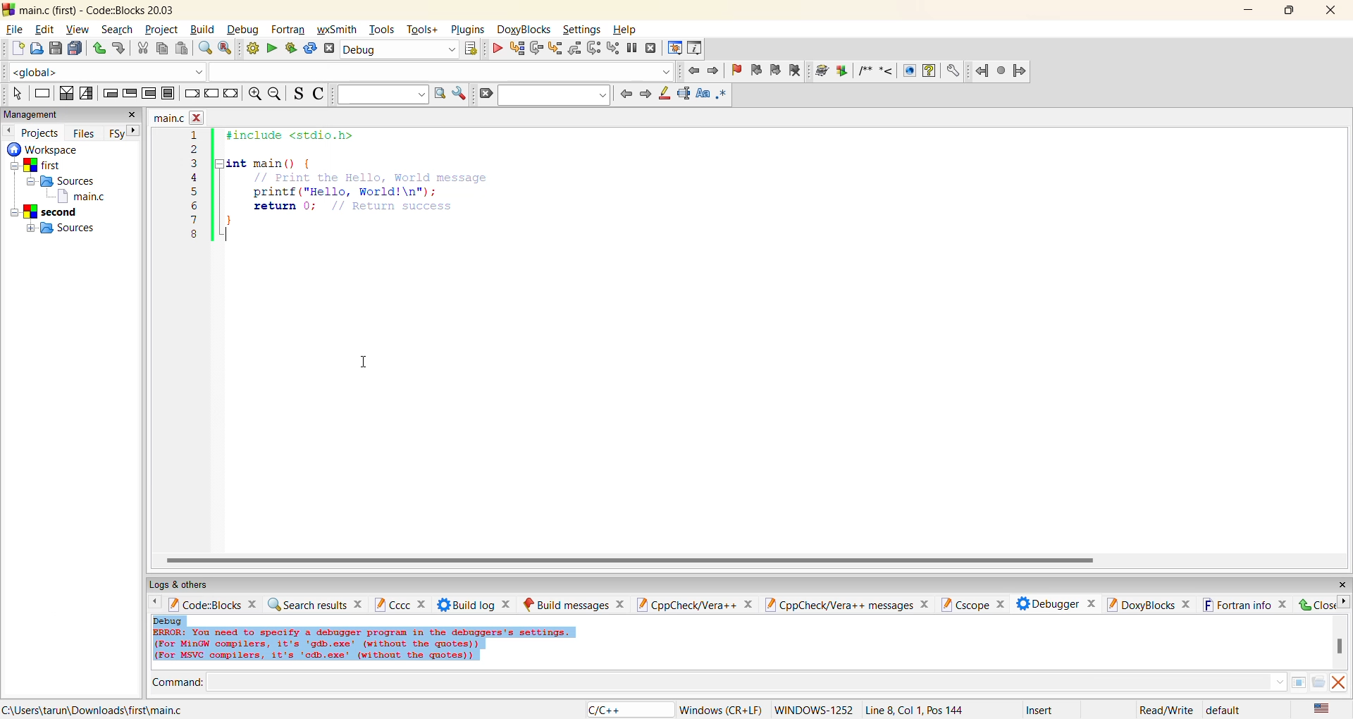  Describe the element at coordinates (526, 32) in the screenshot. I see `doxyblocks` at that location.